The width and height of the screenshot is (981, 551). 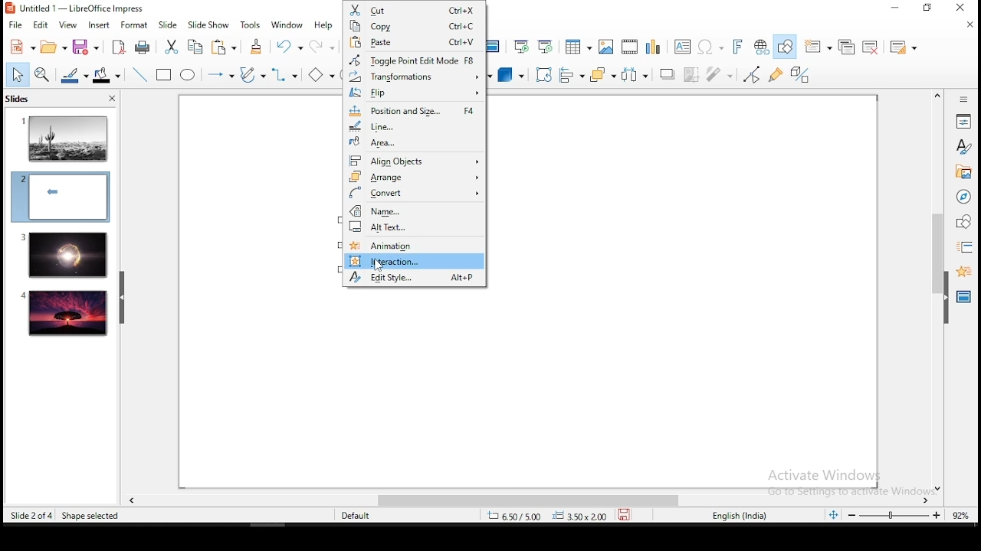 What do you see at coordinates (65, 314) in the screenshot?
I see `slide` at bounding box center [65, 314].